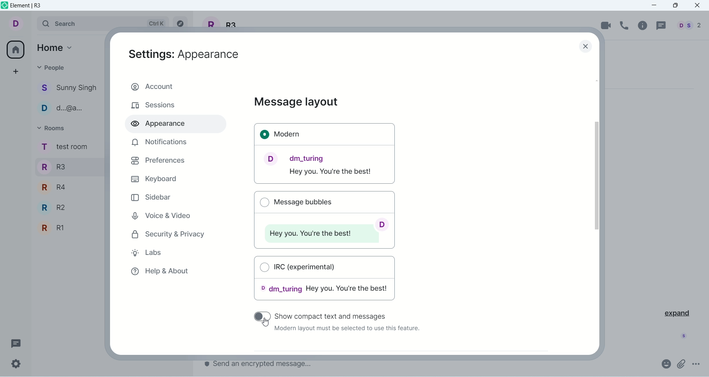 This screenshot has width=709, height=377. What do you see at coordinates (21, 24) in the screenshot?
I see `account` at bounding box center [21, 24].